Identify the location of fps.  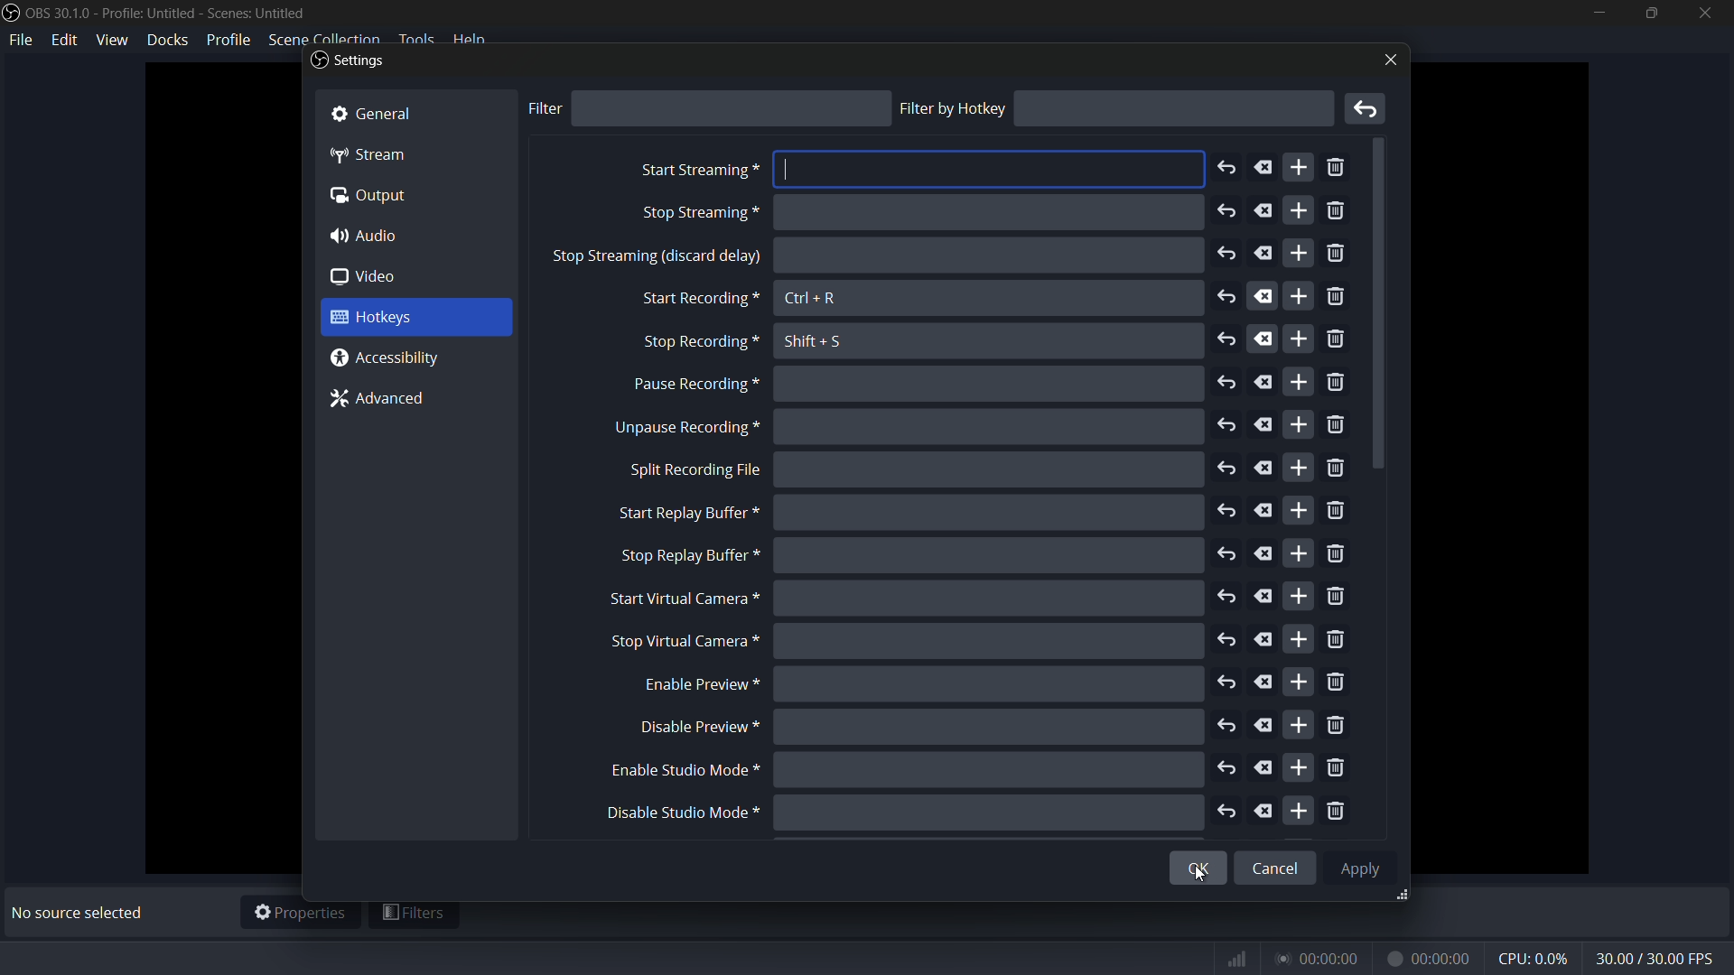
(1656, 960).